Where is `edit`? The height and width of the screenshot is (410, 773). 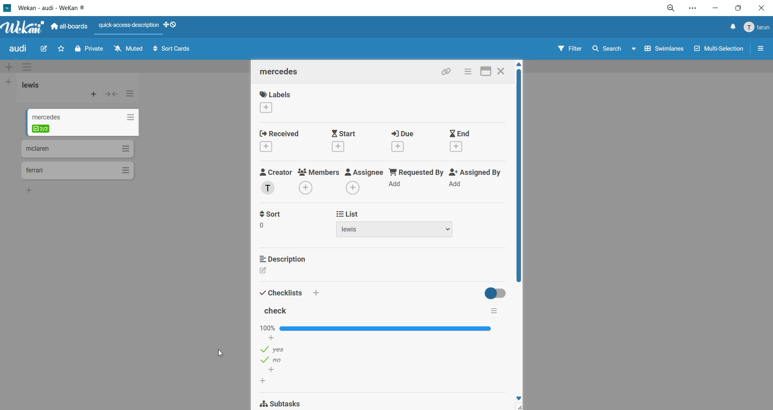 edit is located at coordinates (46, 51).